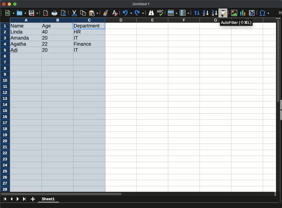  I want to click on untitled 1, so click(141, 4).